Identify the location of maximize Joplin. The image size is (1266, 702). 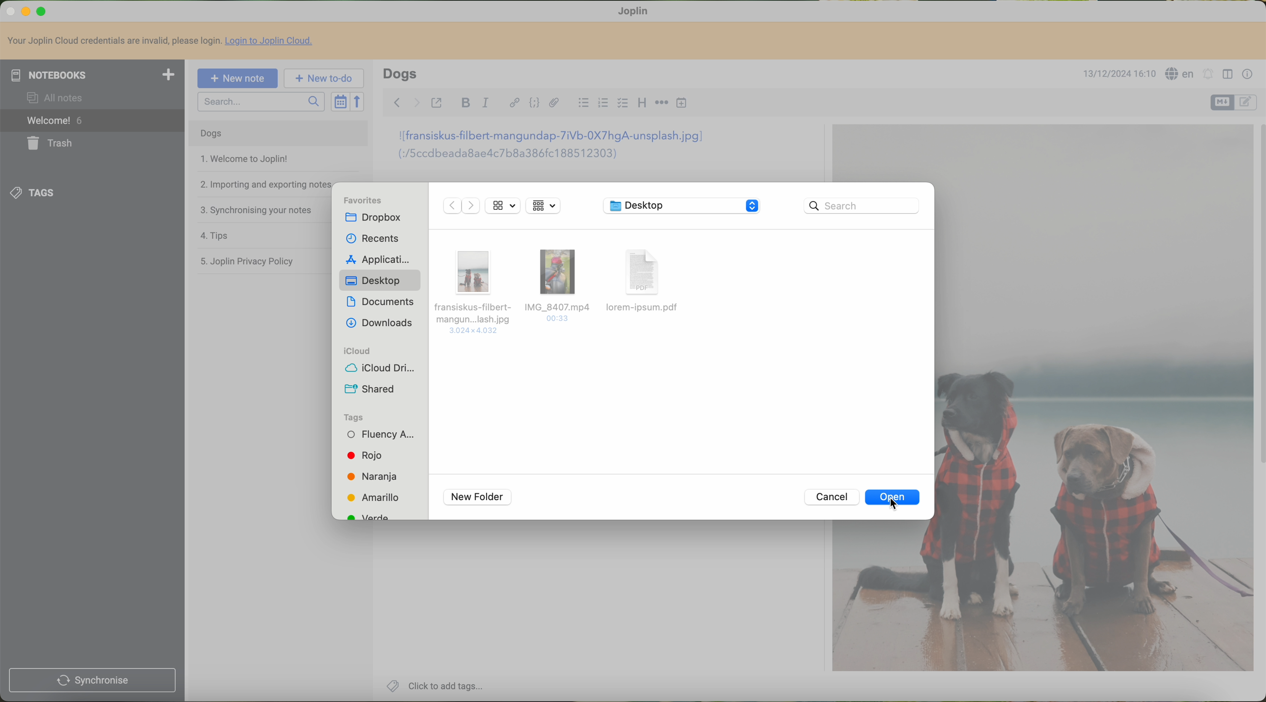
(42, 11).